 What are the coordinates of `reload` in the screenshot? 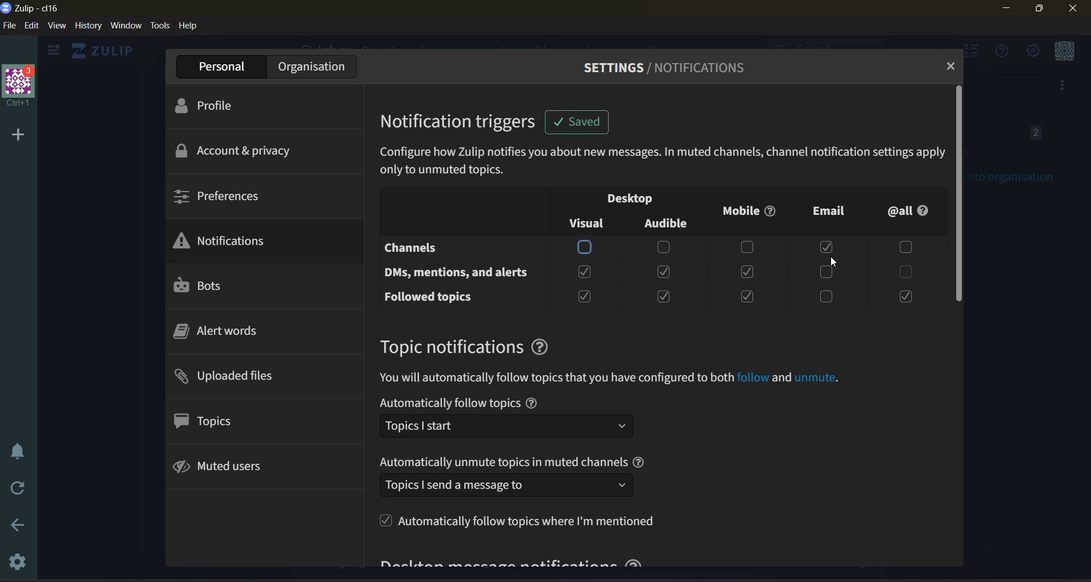 It's located at (20, 490).